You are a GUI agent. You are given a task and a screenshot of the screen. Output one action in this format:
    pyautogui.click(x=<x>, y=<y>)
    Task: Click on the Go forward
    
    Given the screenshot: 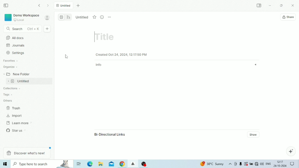 What is the action you would take?
    pyautogui.click(x=48, y=5)
    